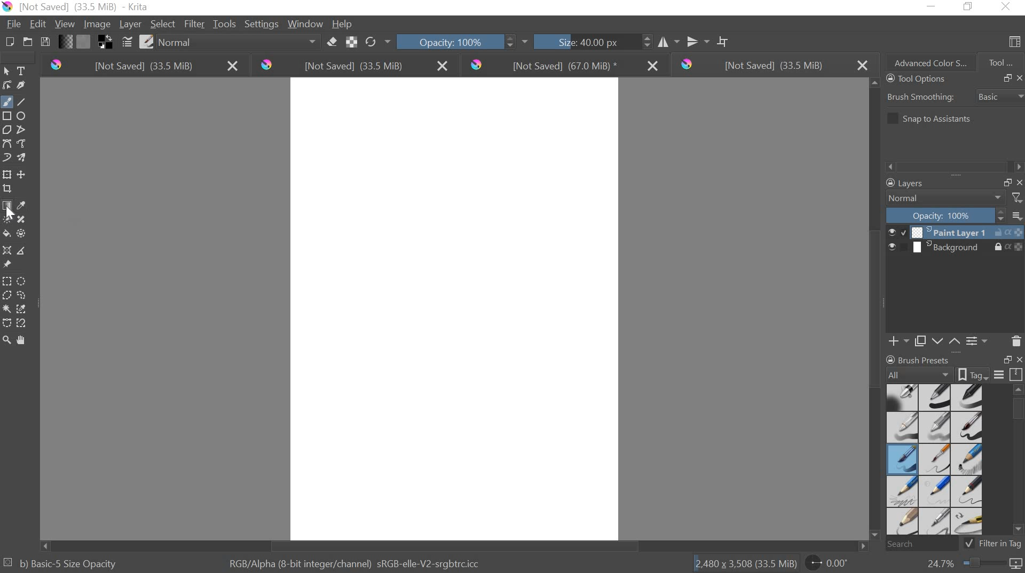 This screenshot has height=573, width=1025. I want to click on BRUSH SMOOTHING, so click(953, 97).